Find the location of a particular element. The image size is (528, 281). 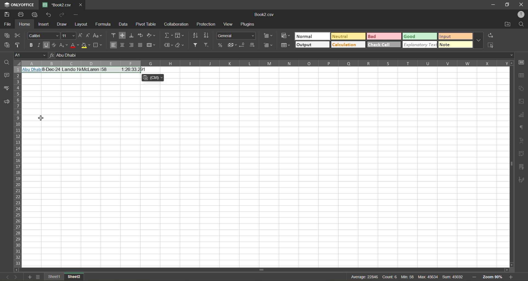

italic is located at coordinates (38, 45).